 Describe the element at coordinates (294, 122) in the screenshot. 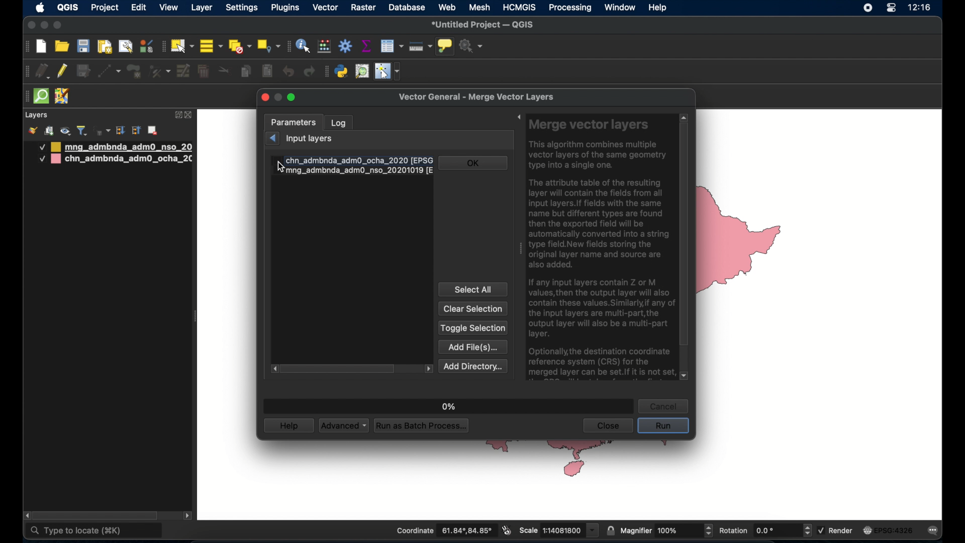

I see `parameters` at that location.